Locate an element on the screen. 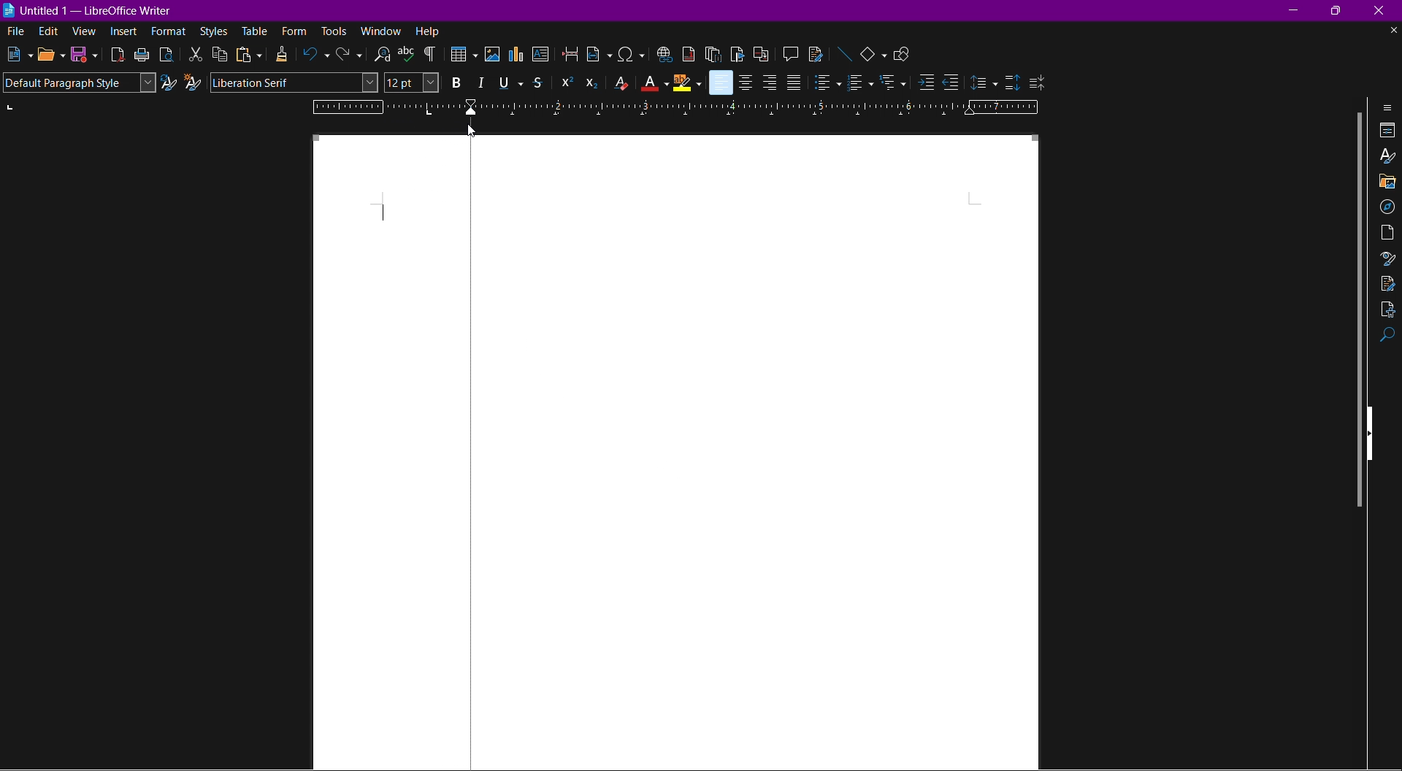 The height and width of the screenshot is (771, 1402). Subscript is located at coordinates (592, 83).